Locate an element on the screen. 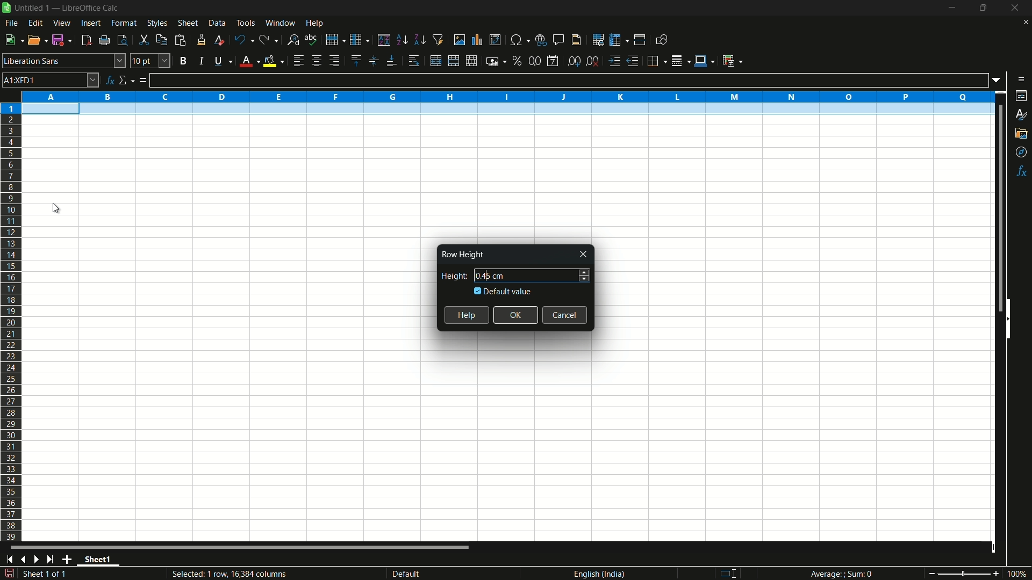 This screenshot has height=580, width=1032. function wizard is located at coordinates (110, 80).